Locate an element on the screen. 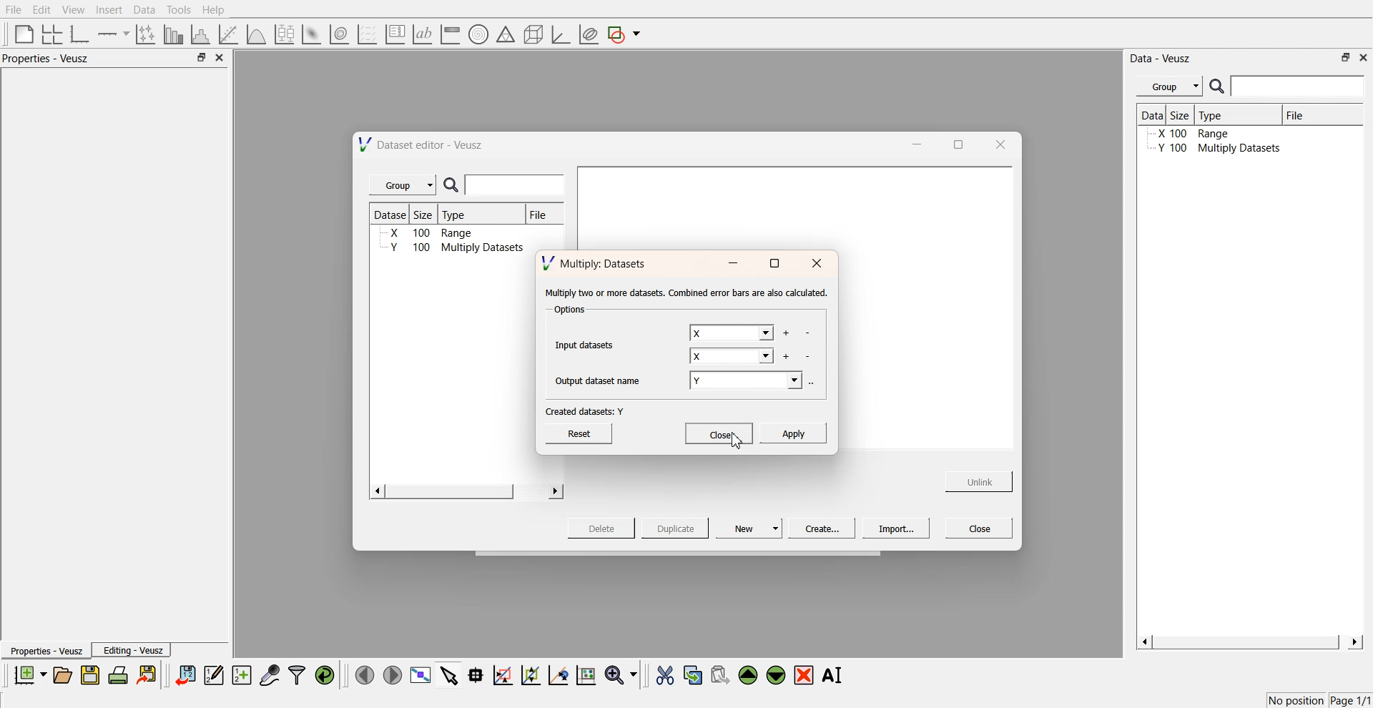  edit and enter data points is located at coordinates (214, 677).